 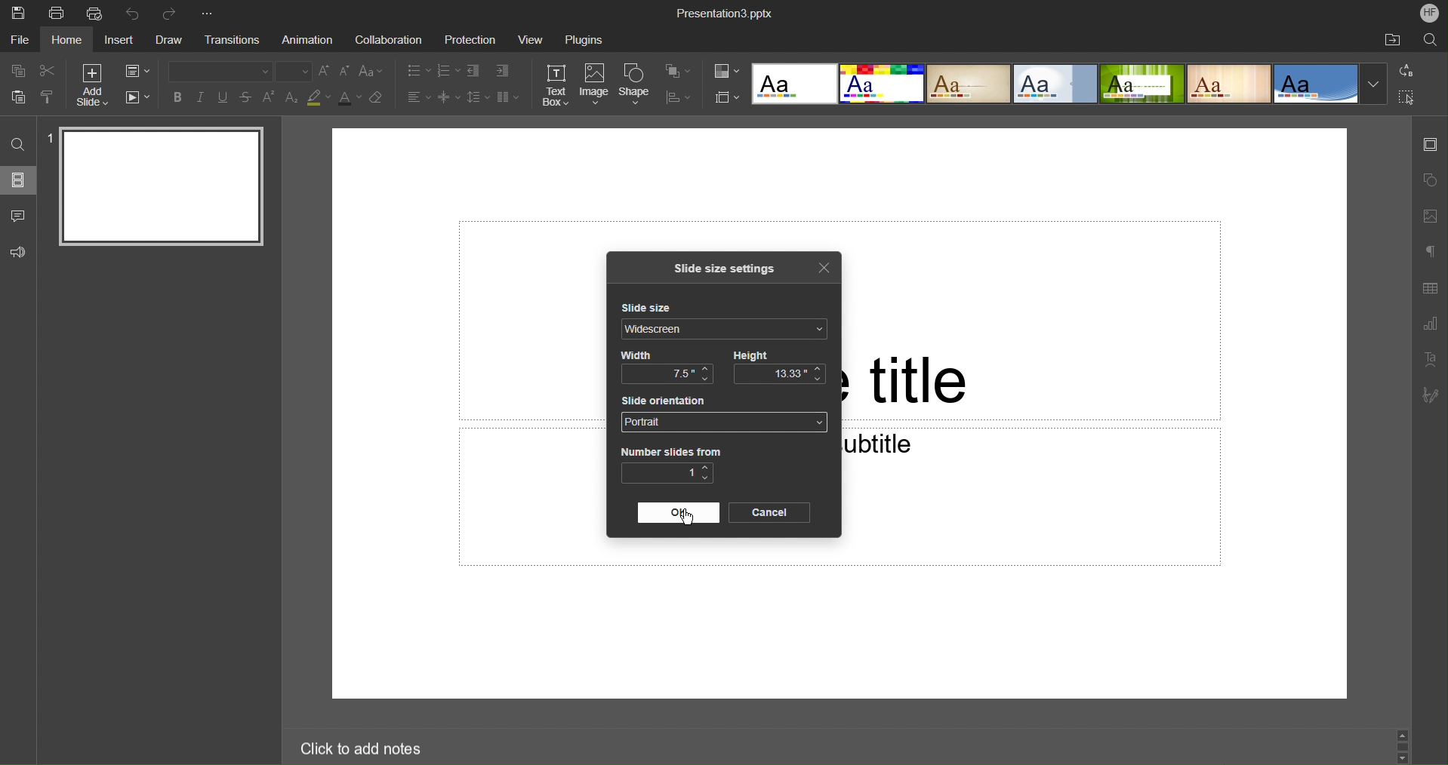 I want to click on Erase Style, so click(x=378, y=100).